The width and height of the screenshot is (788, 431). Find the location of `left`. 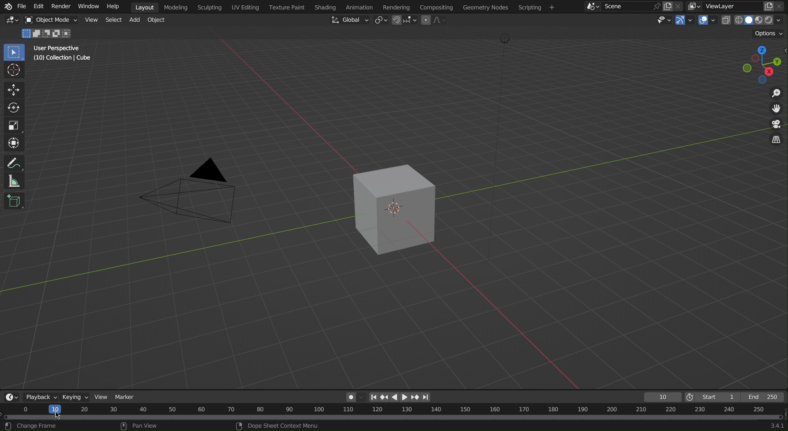

left is located at coordinates (394, 397).